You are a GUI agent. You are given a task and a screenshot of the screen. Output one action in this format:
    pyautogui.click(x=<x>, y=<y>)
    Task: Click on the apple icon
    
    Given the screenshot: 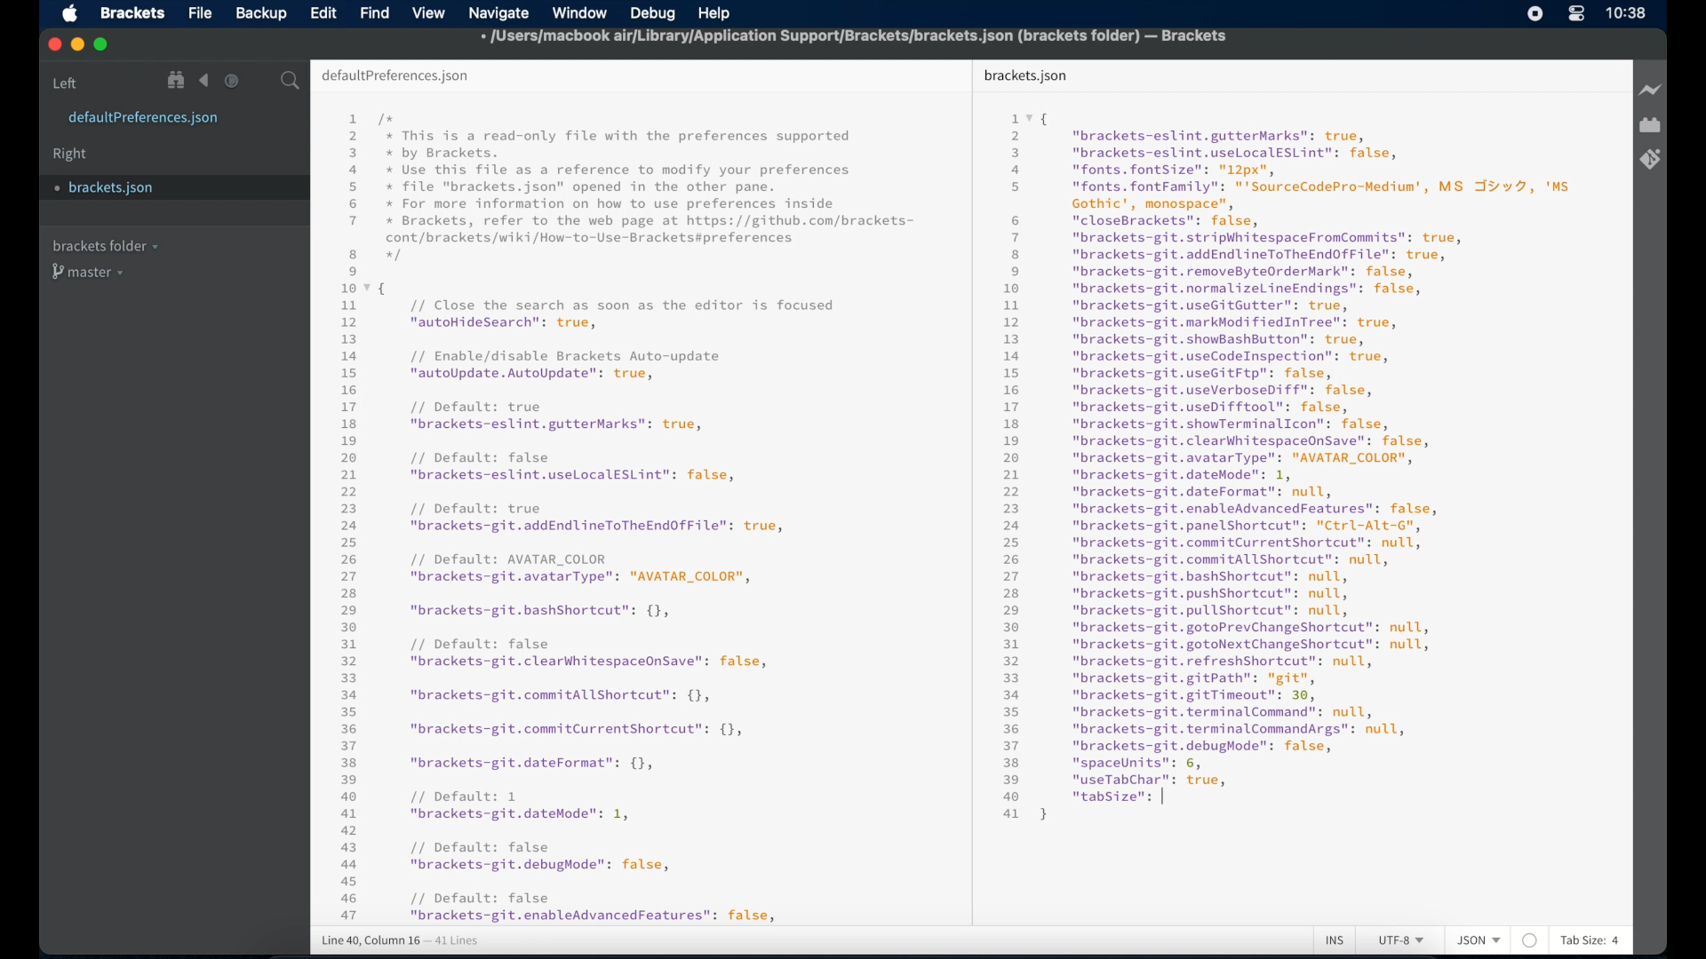 What is the action you would take?
    pyautogui.click(x=71, y=14)
    